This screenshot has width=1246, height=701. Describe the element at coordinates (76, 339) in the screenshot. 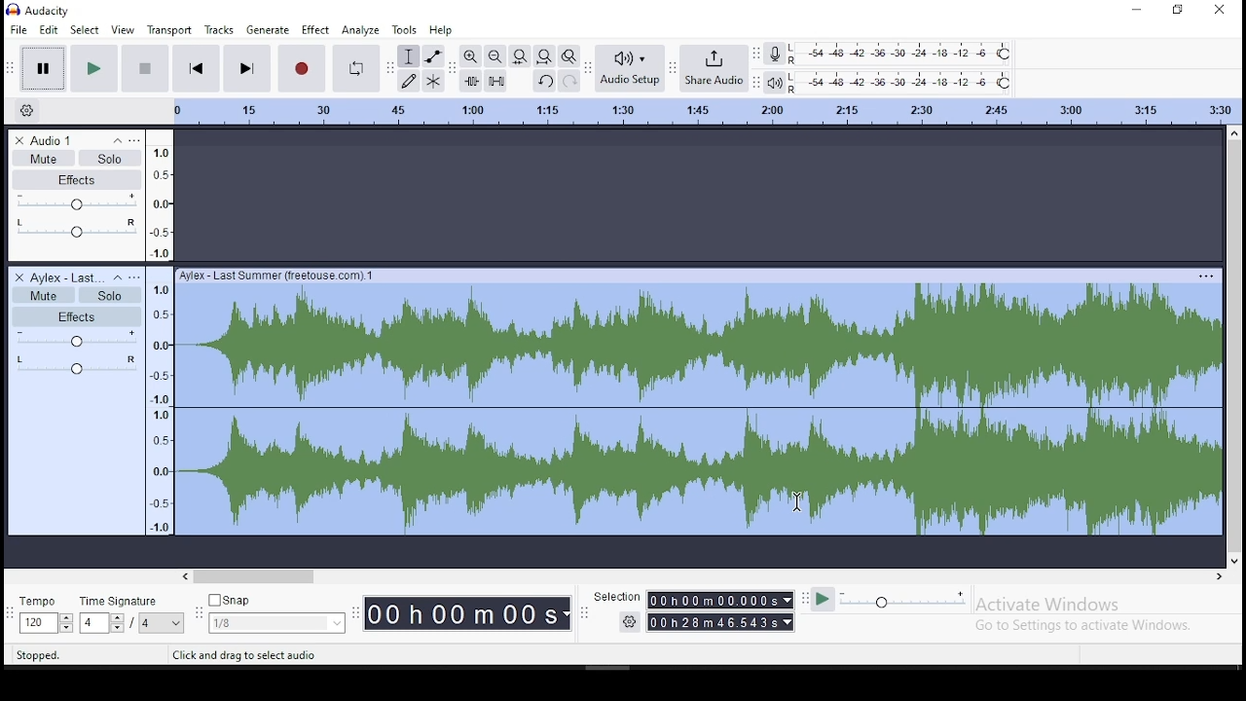

I see `volume` at that location.